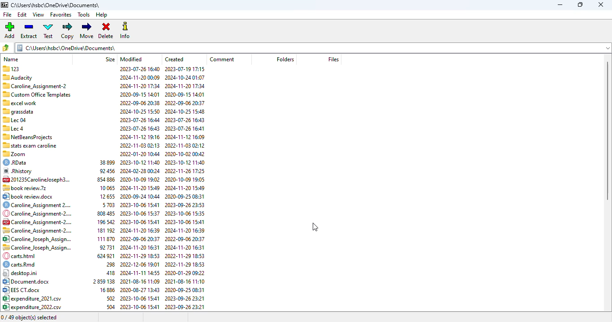 The width and height of the screenshot is (612, 322). Describe the element at coordinates (103, 196) in the screenshot. I see `) Caroline_Assignment 2.... 5703 2023-10-06 15:41 2023-09-26 23:53` at that location.